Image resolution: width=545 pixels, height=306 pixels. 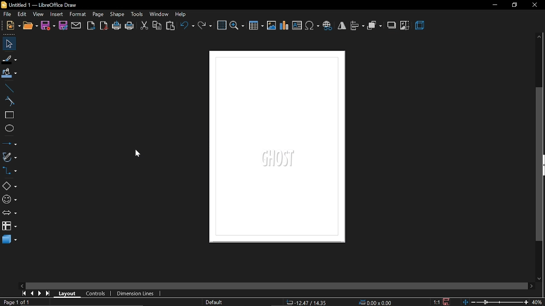 What do you see at coordinates (144, 26) in the screenshot?
I see `cut ` at bounding box center [144, 26].